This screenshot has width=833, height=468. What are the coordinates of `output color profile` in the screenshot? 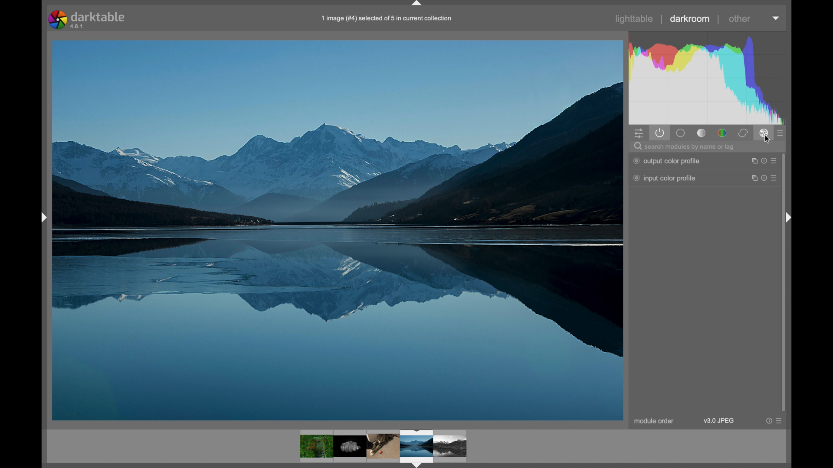 It's located at (667, 161).